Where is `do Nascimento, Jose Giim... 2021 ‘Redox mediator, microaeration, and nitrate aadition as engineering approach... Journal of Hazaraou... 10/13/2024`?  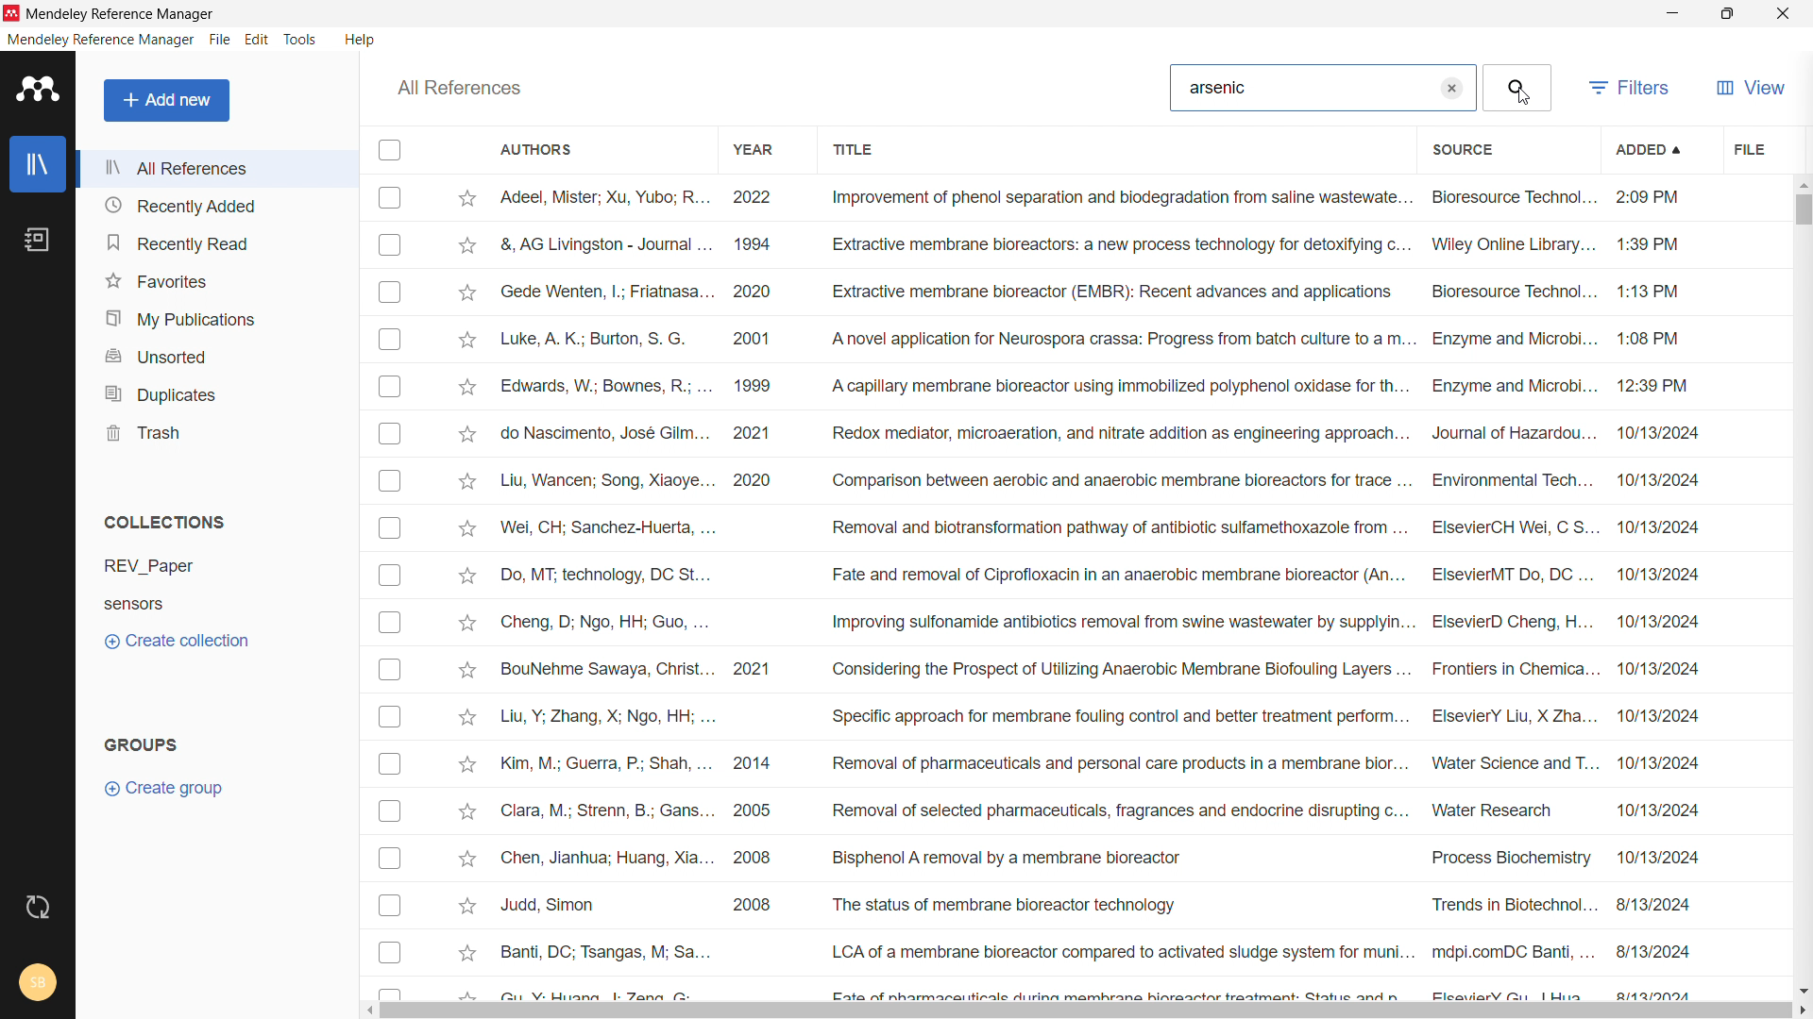
do Nascimento, Jose Giim... 2021 ‘Redox mediator, microaeration, and nitrate aadition as engineering approach... Journal of Hazaraou... 10/13/2024 is located at coordinates (1110, 434).